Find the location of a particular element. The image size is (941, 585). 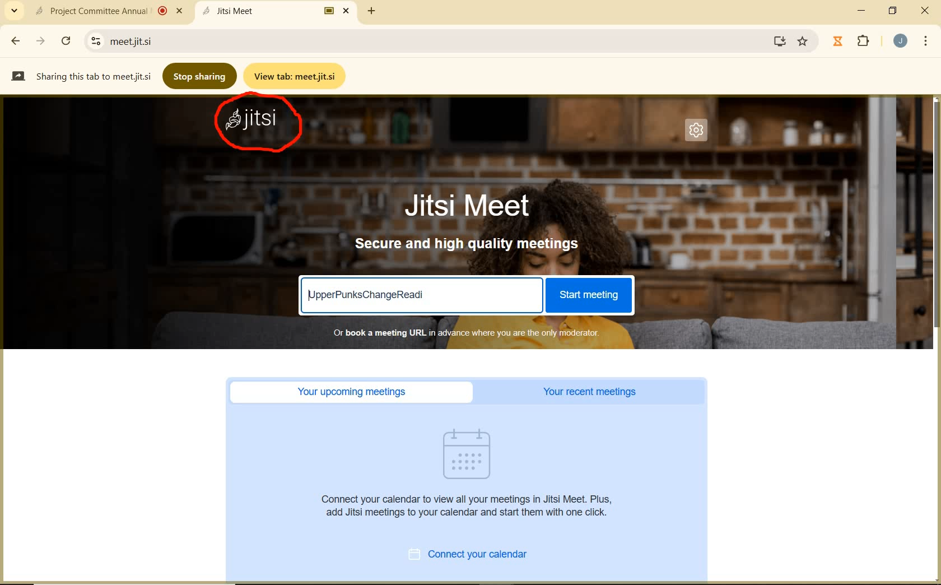

settings is located at coordinates (94, 41).